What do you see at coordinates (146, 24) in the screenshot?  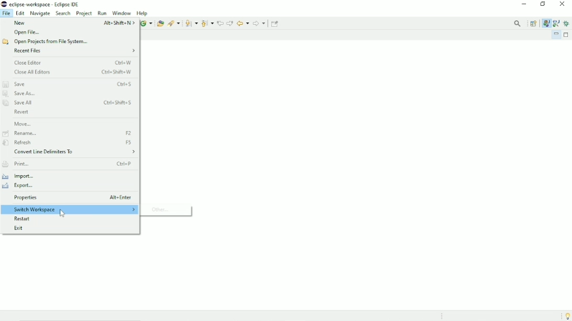 I see `New java class` at bounding box center [146, 24].